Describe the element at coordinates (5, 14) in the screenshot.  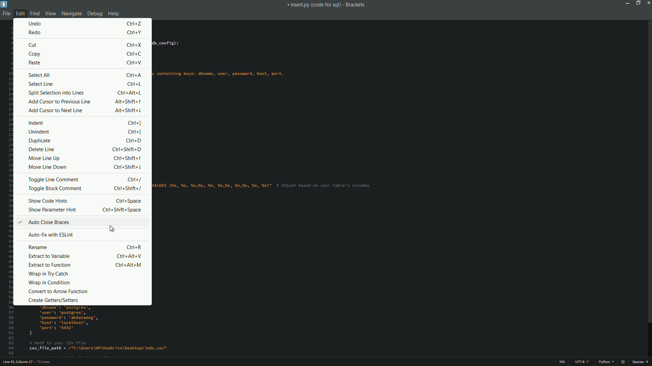
I see `file menu` at that location.